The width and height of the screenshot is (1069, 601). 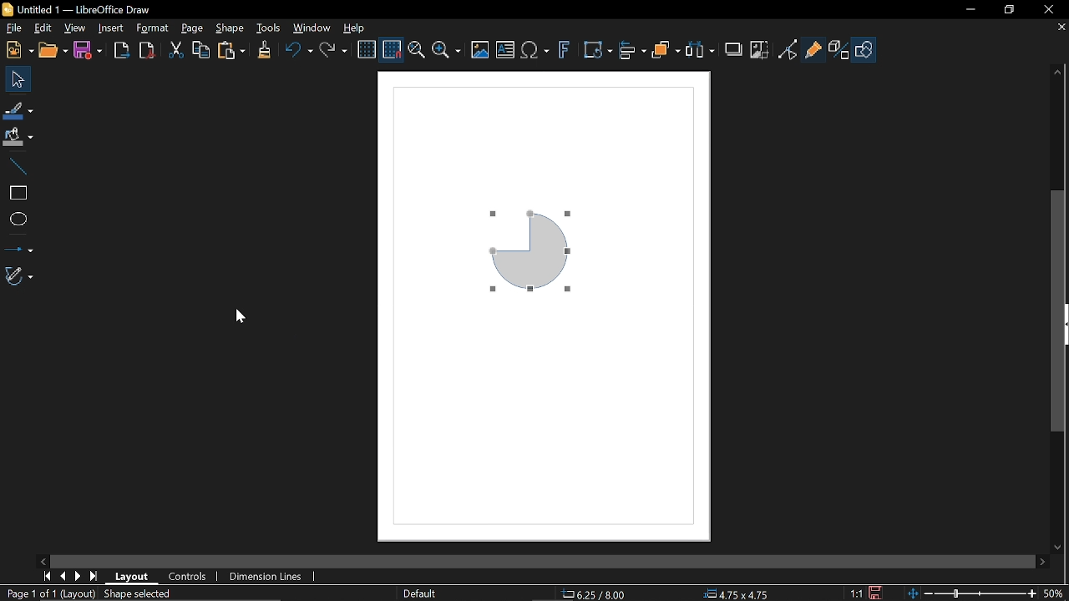 I want to click on Export as pdf, so click(x=146, y=50).